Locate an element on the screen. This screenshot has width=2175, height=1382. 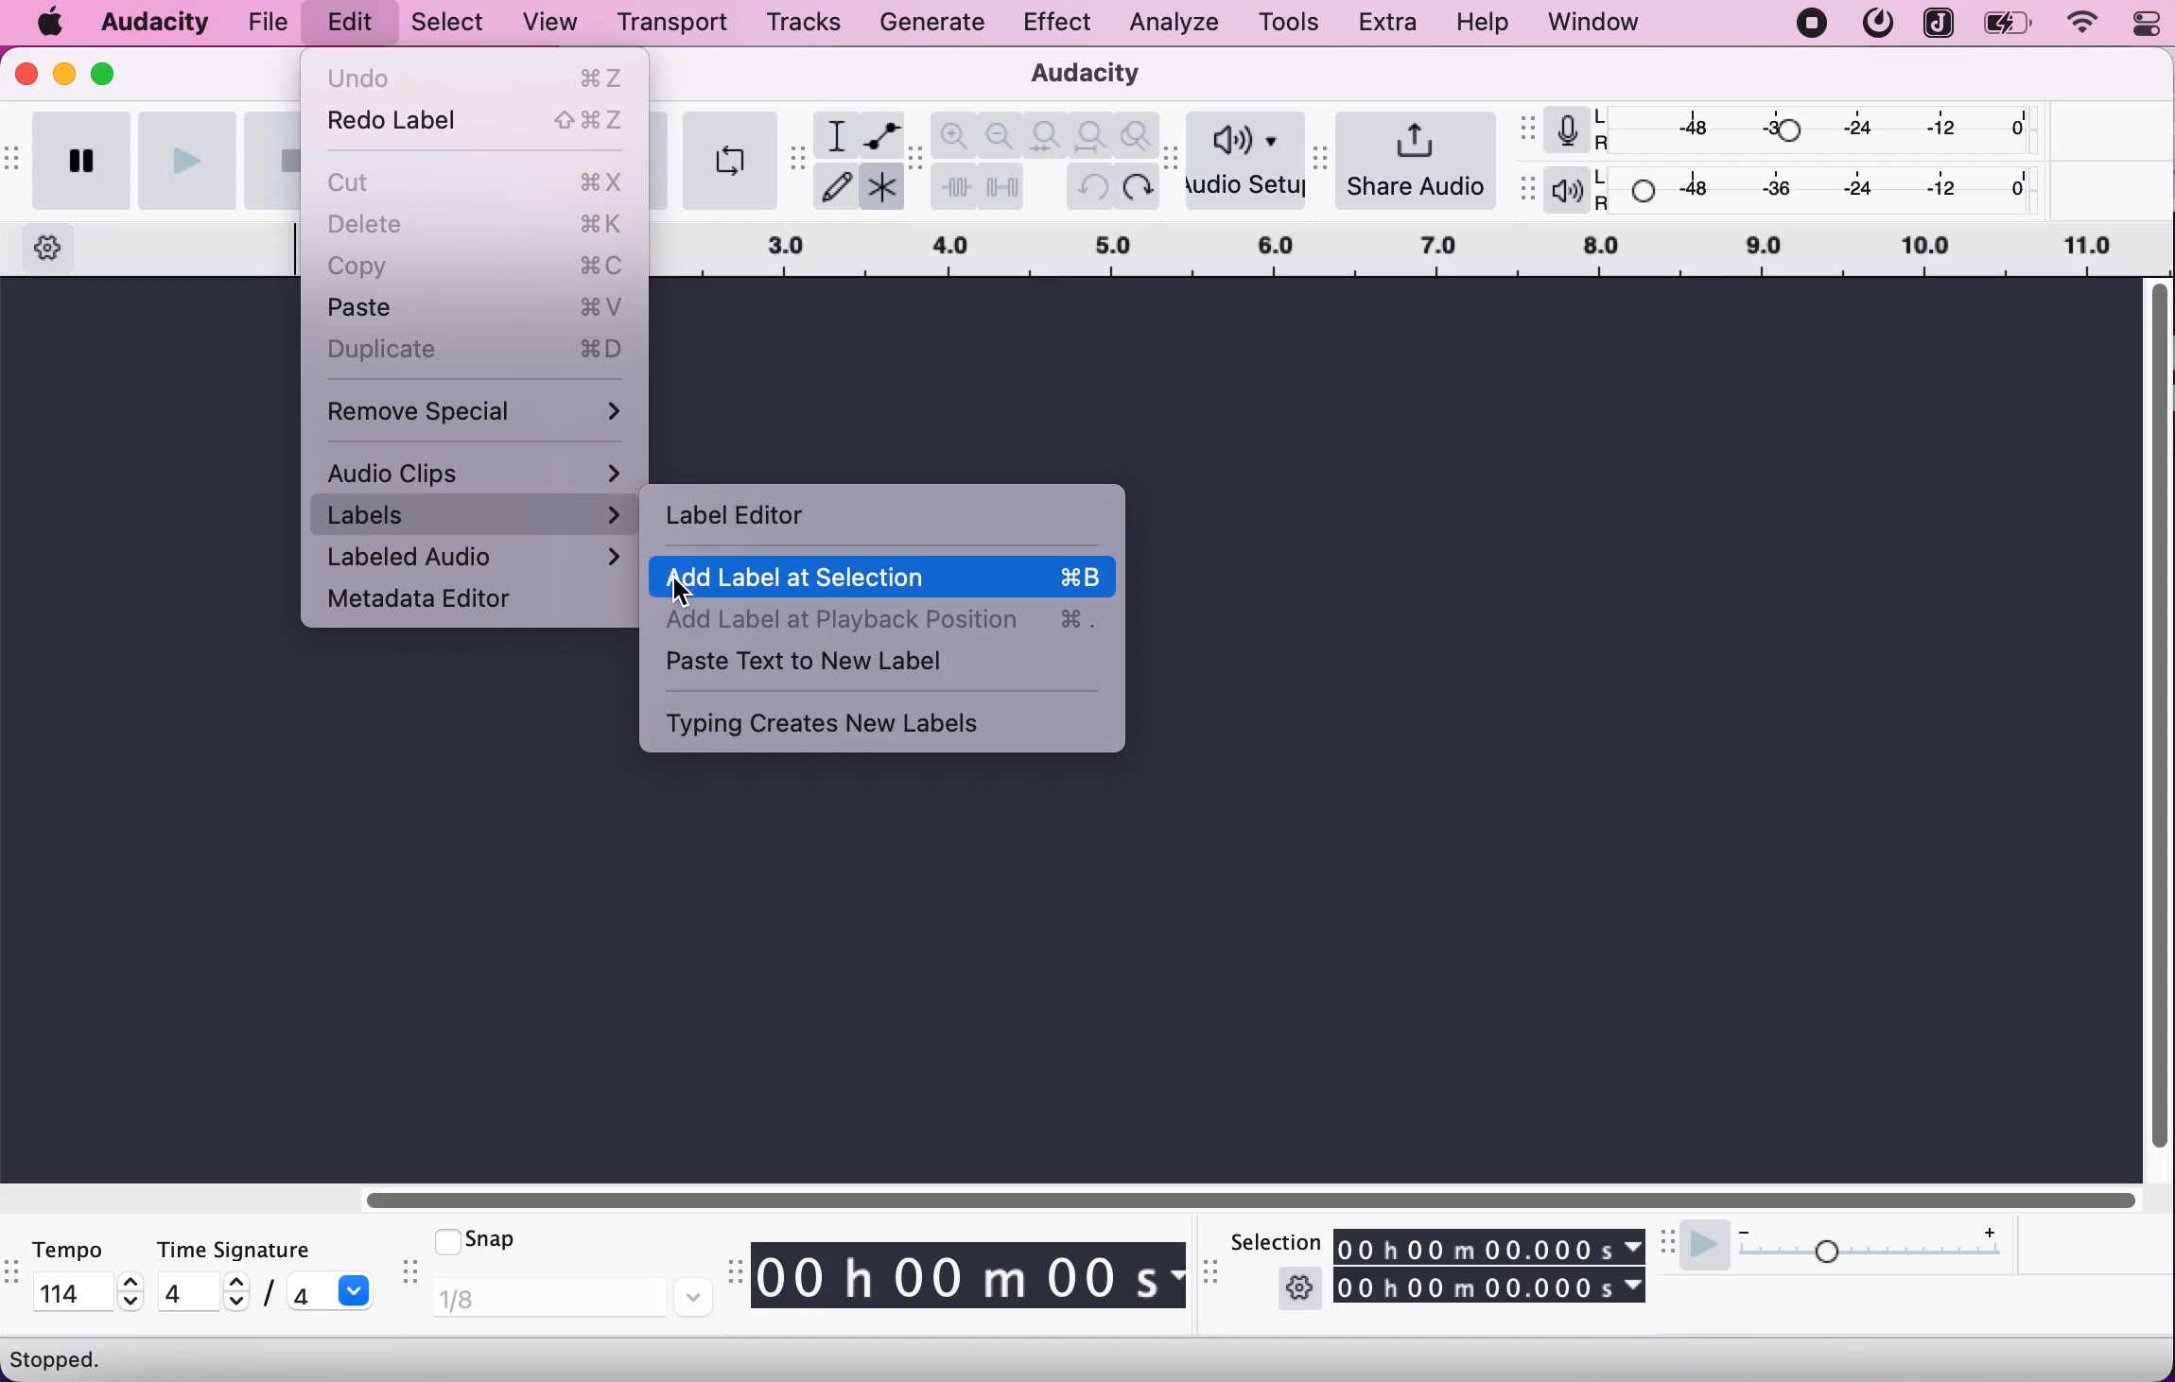
snap is located at coordinates (513, 1245).